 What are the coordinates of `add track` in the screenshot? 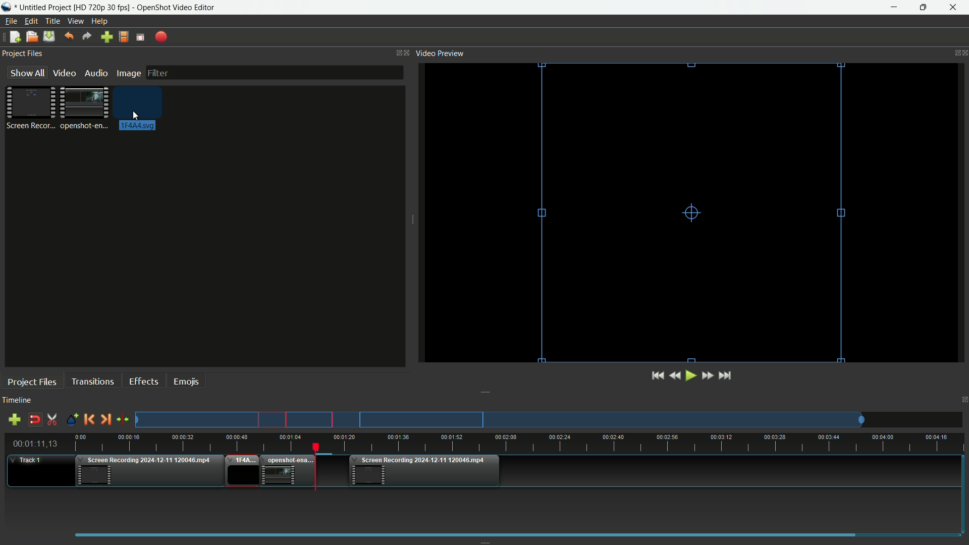 It's located at (13, 420).